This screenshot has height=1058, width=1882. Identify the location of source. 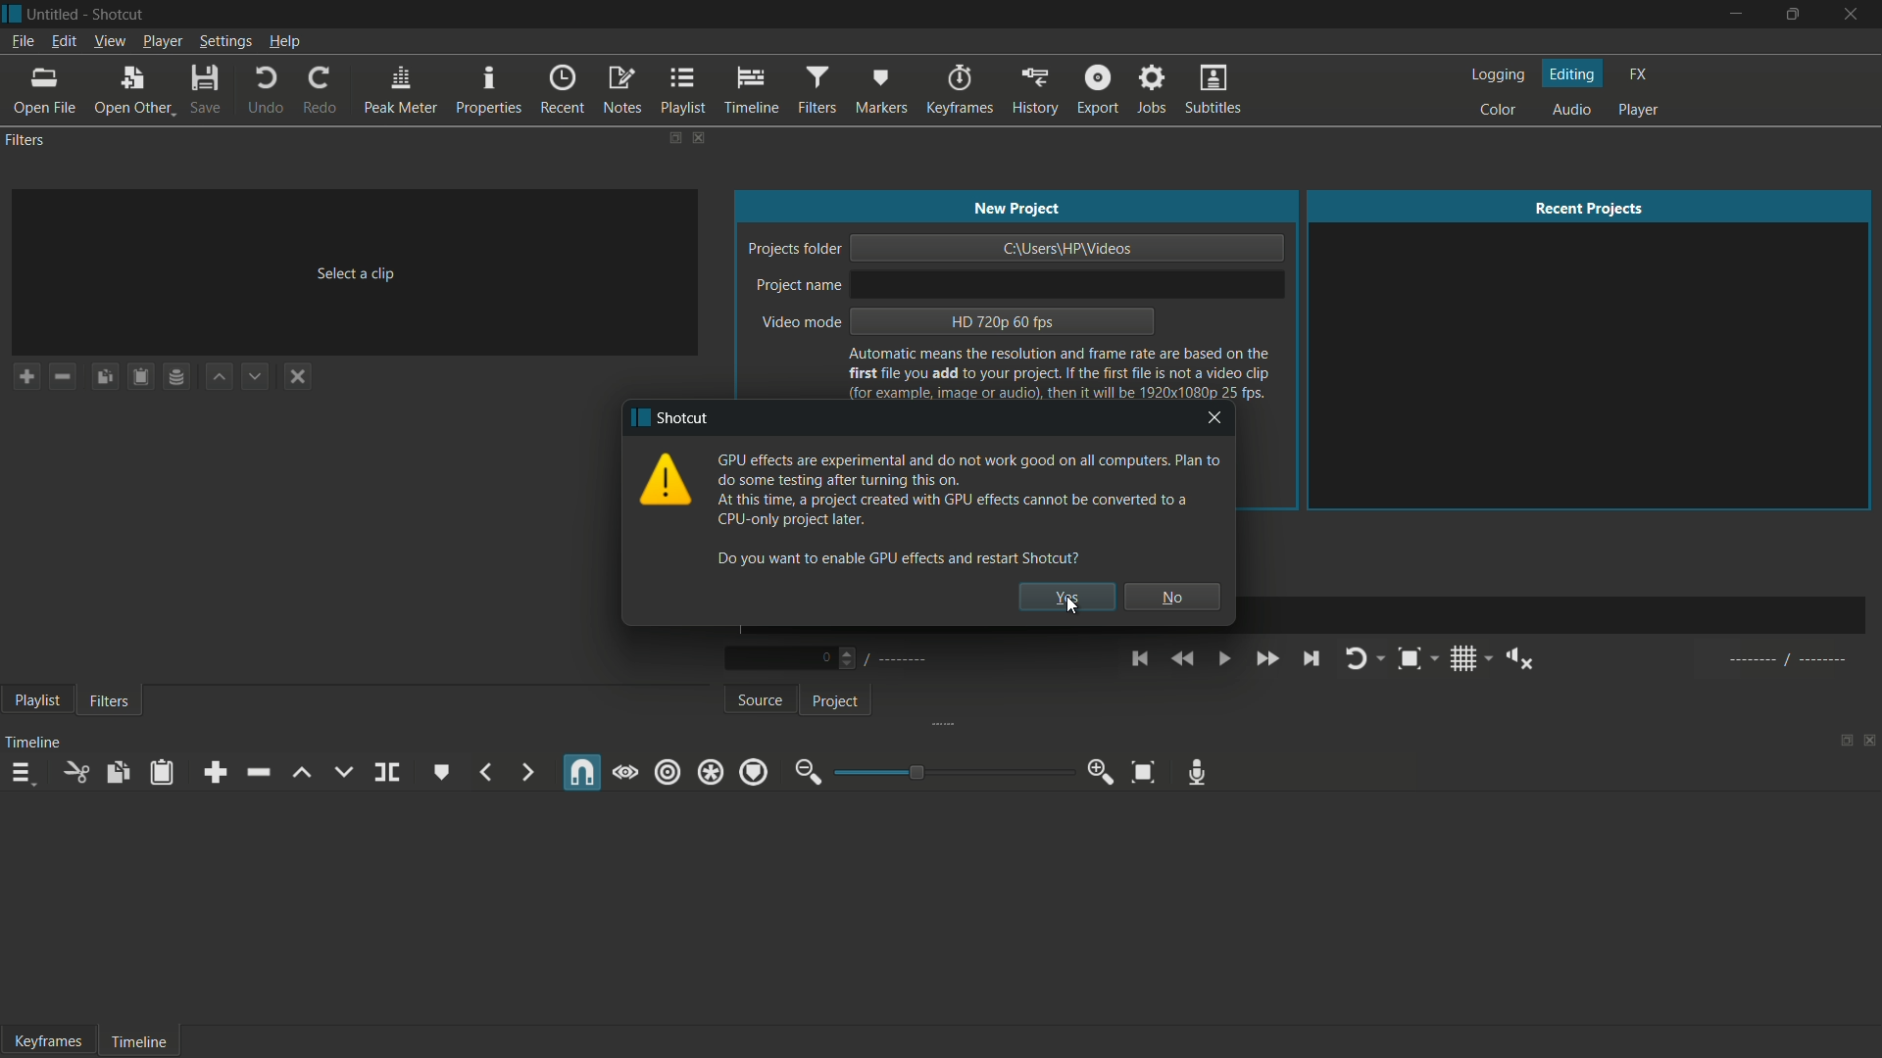
(764, 701).